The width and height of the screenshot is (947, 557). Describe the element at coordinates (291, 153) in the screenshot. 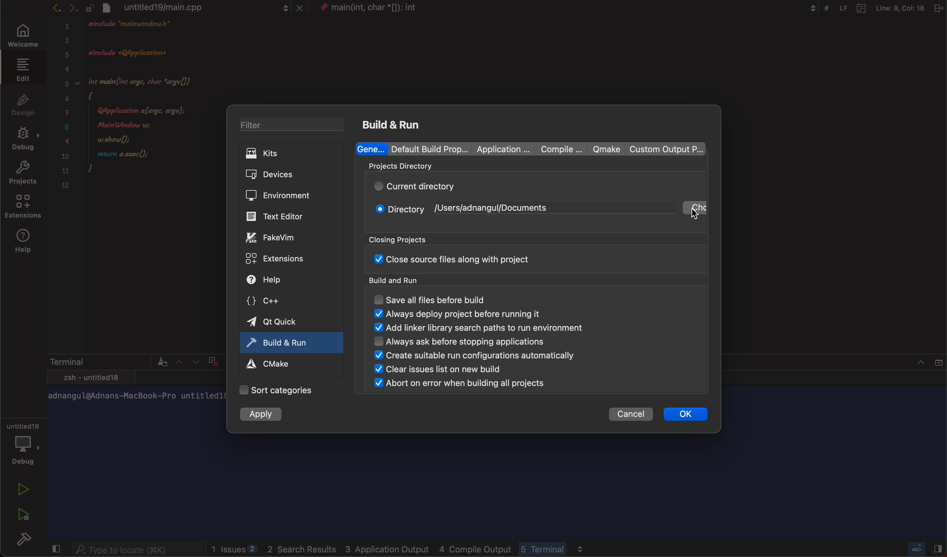

I see `kits` at that location.